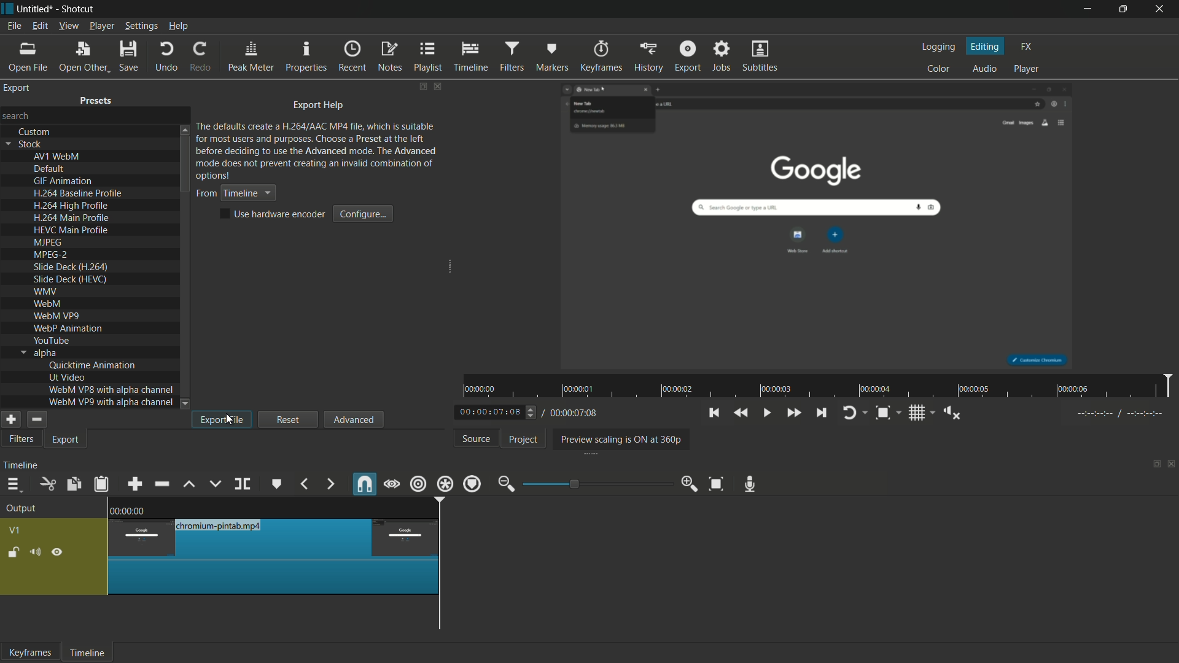 The width and height of the screenshot is (1179, 663). What do you see at coordinates (230, 419) in the screenshot?
I see `cursor` at bounding box center [230, 419].